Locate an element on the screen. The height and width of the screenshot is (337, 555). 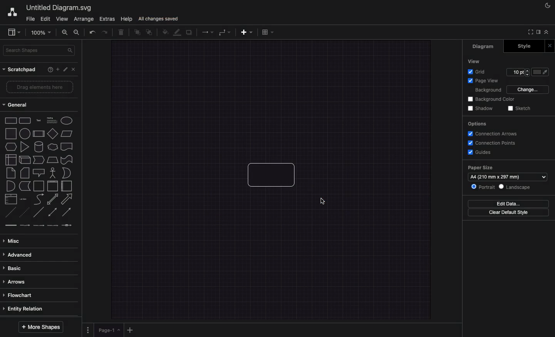
Zoom in is located at coordinates (64, 33).